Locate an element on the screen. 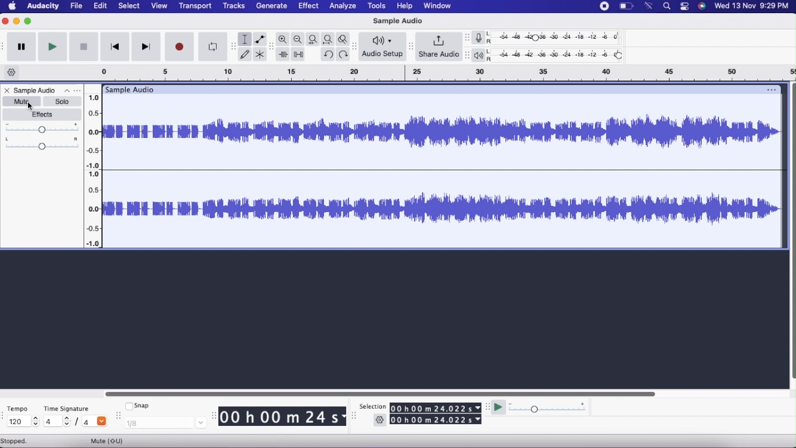 The image size is (796, 448). Undo is located at coordinates (328, 54).